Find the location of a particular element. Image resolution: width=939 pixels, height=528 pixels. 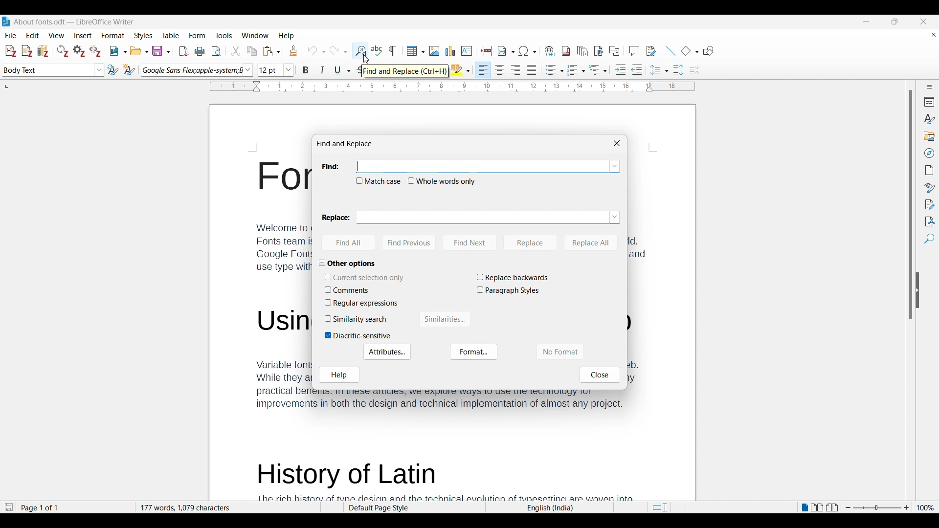

Check spelling is located at coordinates (377, 50).